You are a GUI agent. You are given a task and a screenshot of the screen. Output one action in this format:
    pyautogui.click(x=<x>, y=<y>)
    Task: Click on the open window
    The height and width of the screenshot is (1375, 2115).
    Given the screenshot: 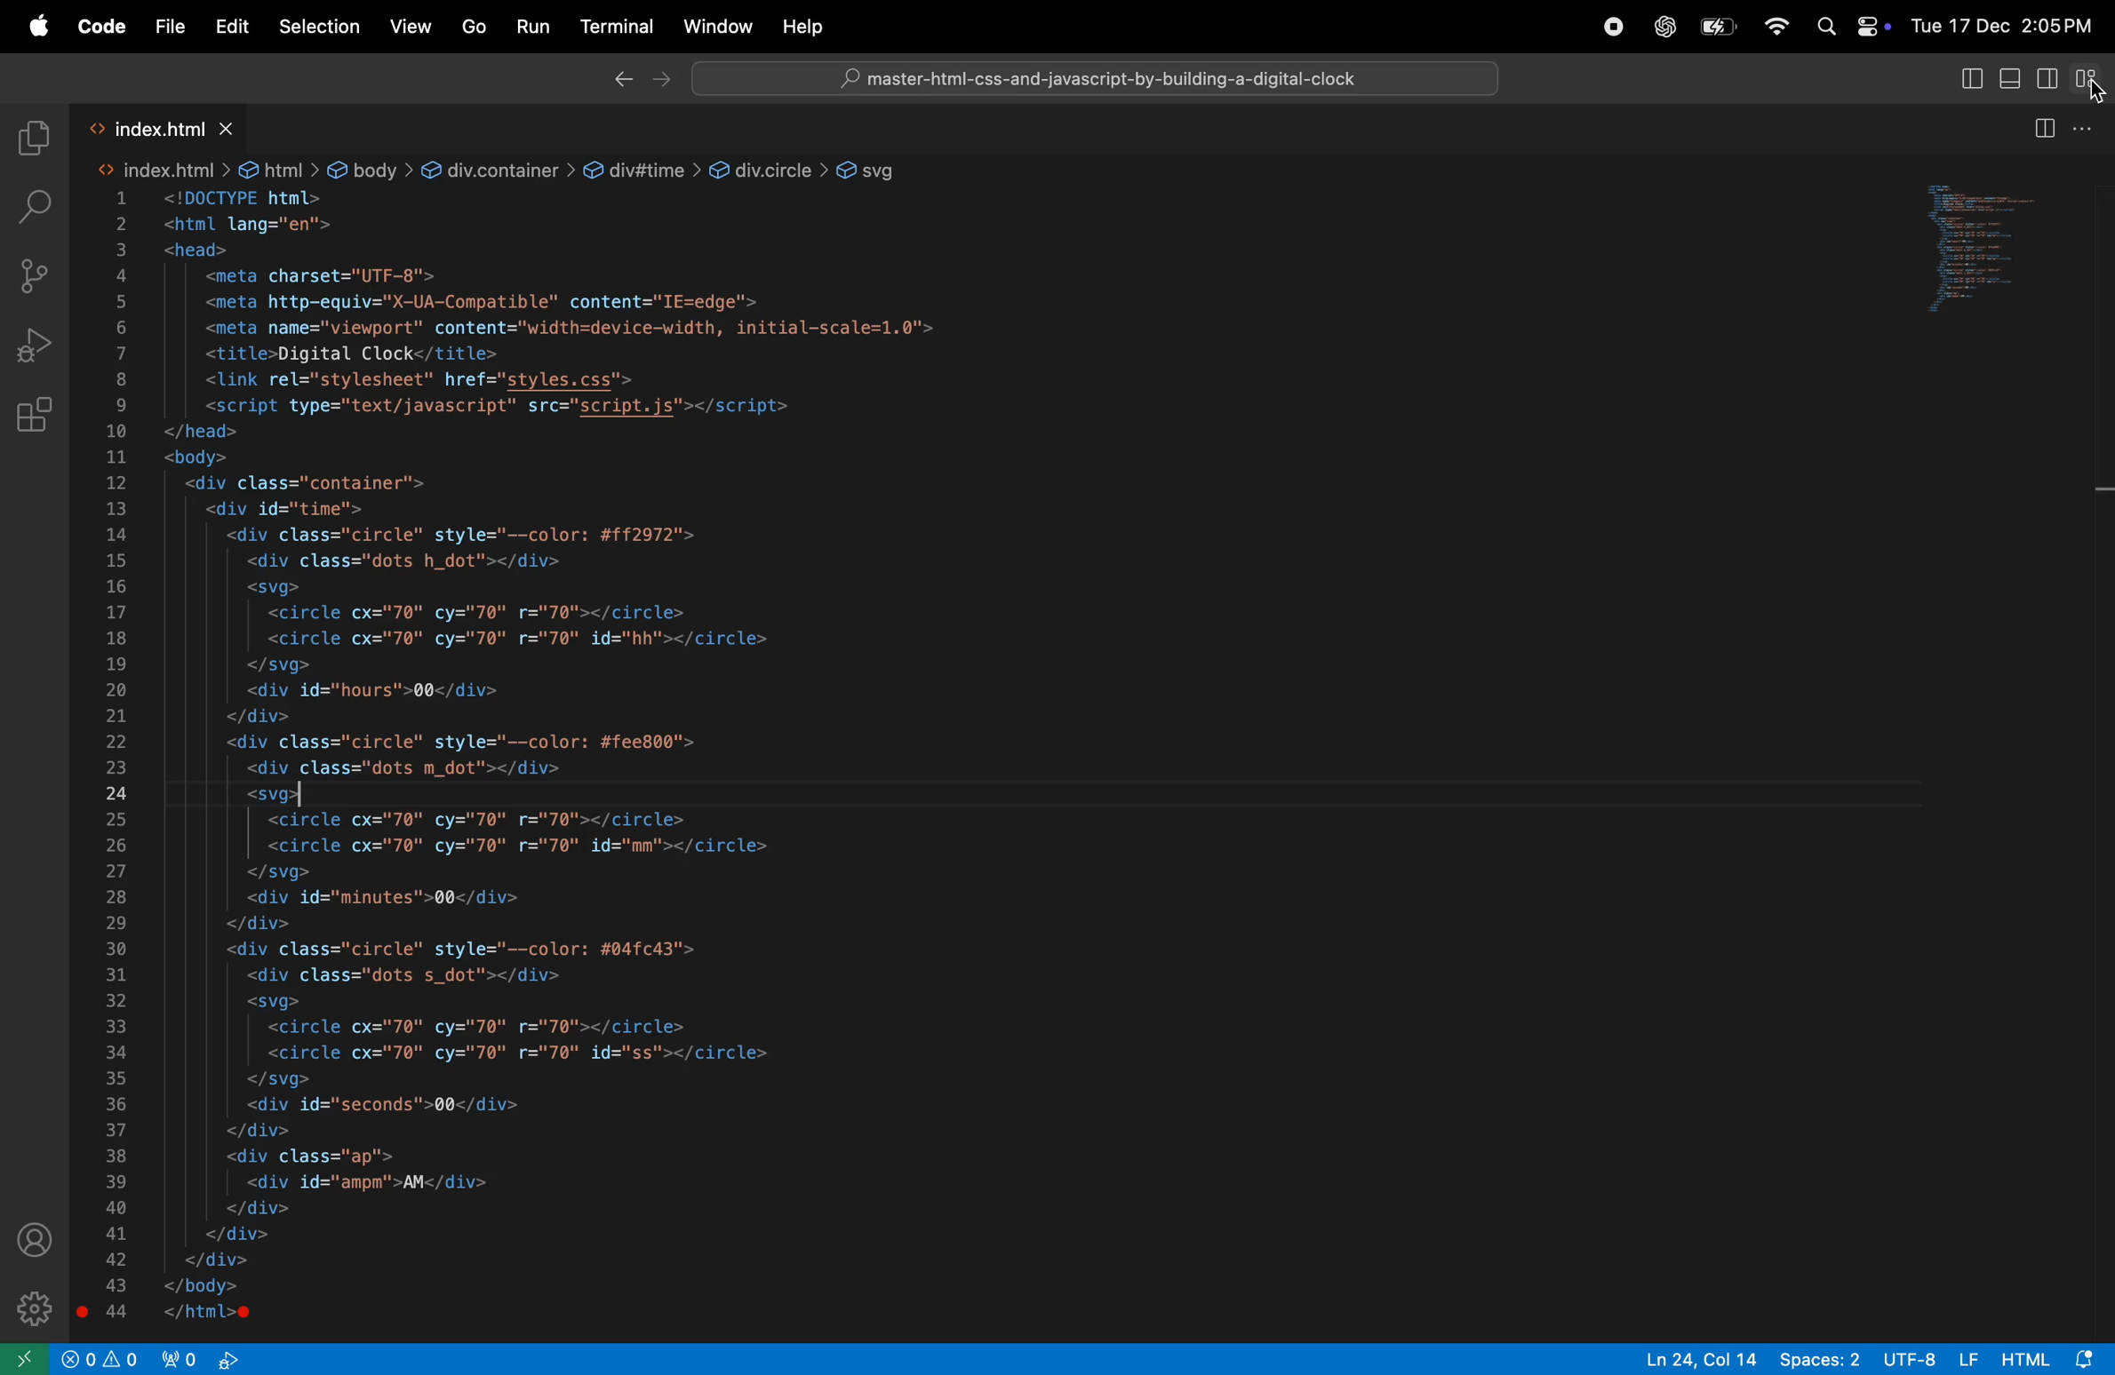 What is the action you would take?
    pyautogui.click(x=25, y=1359)
    